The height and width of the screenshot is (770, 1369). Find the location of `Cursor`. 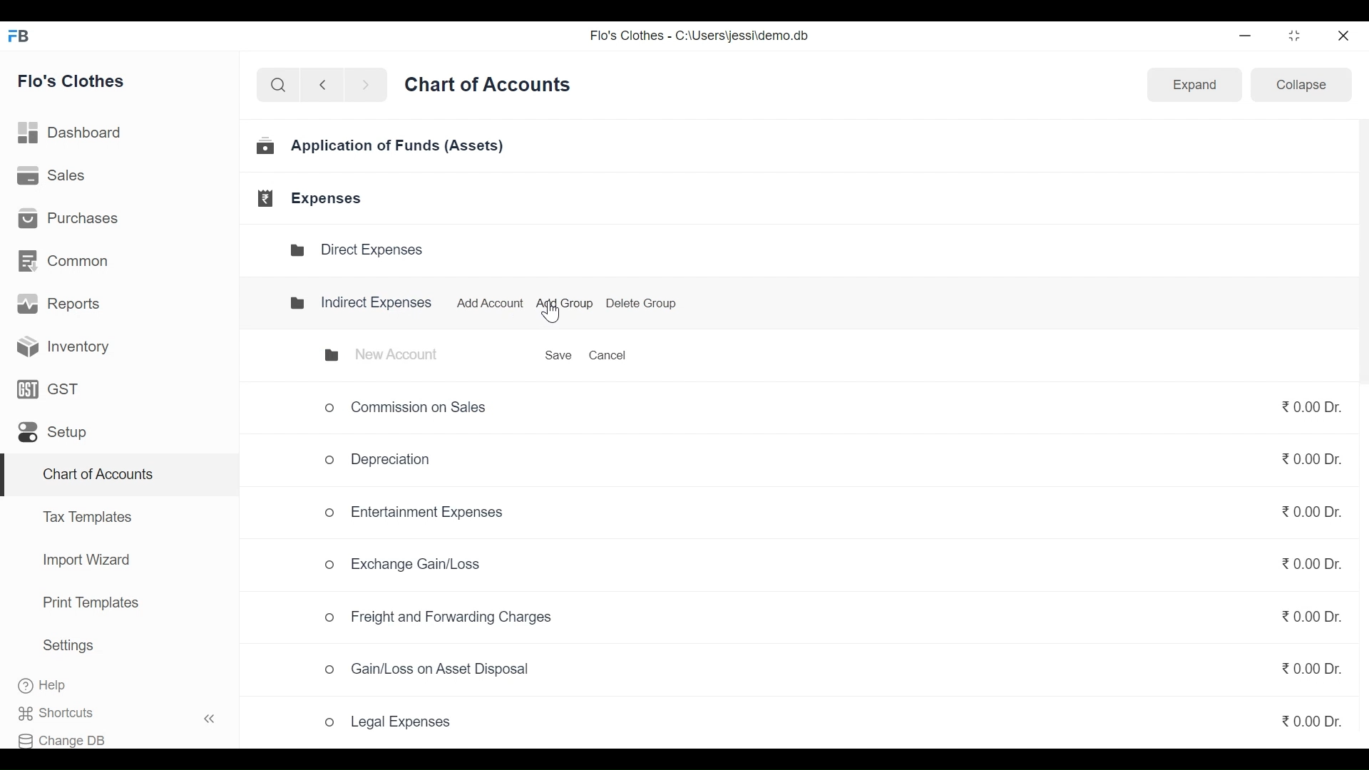

Cursor is located at coordinates (562, 317).